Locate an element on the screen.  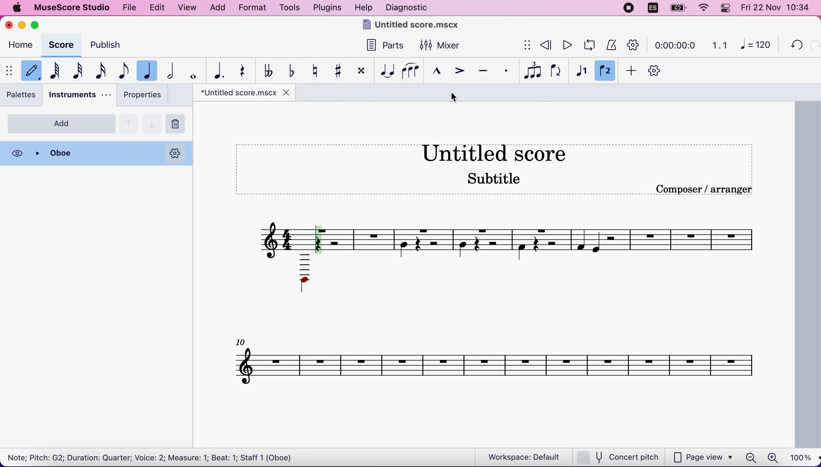
oboe is located at coordinates (90, 153).